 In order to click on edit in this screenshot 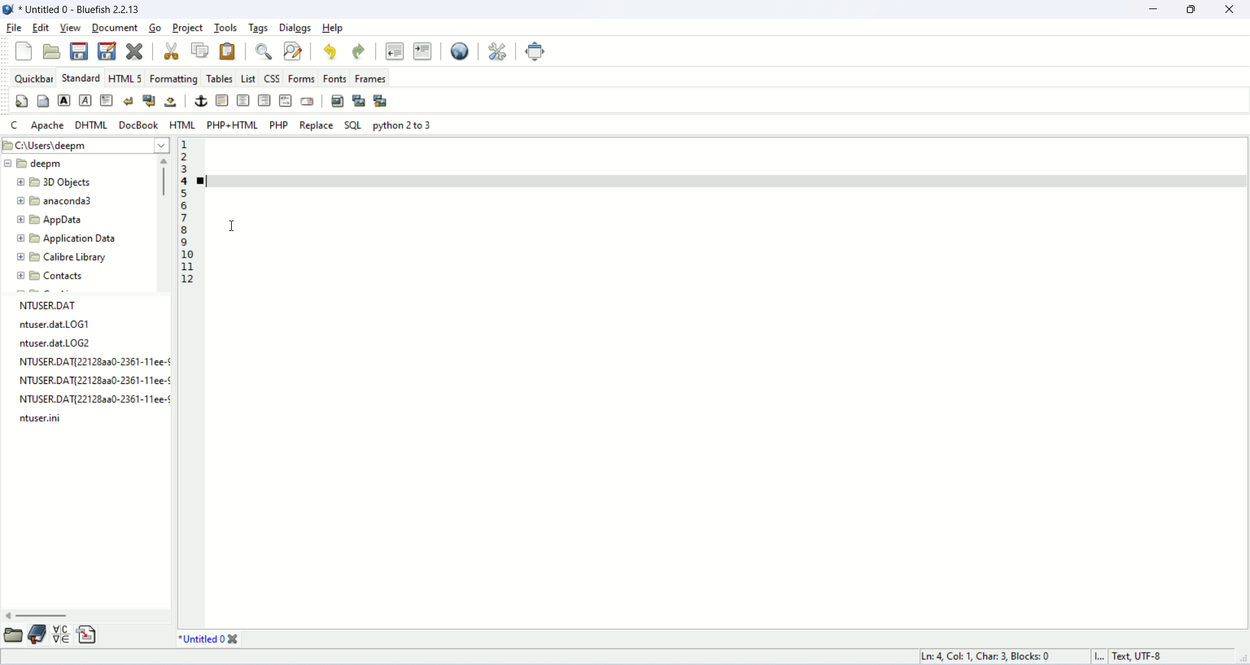, I will do `click(40, 26)`.